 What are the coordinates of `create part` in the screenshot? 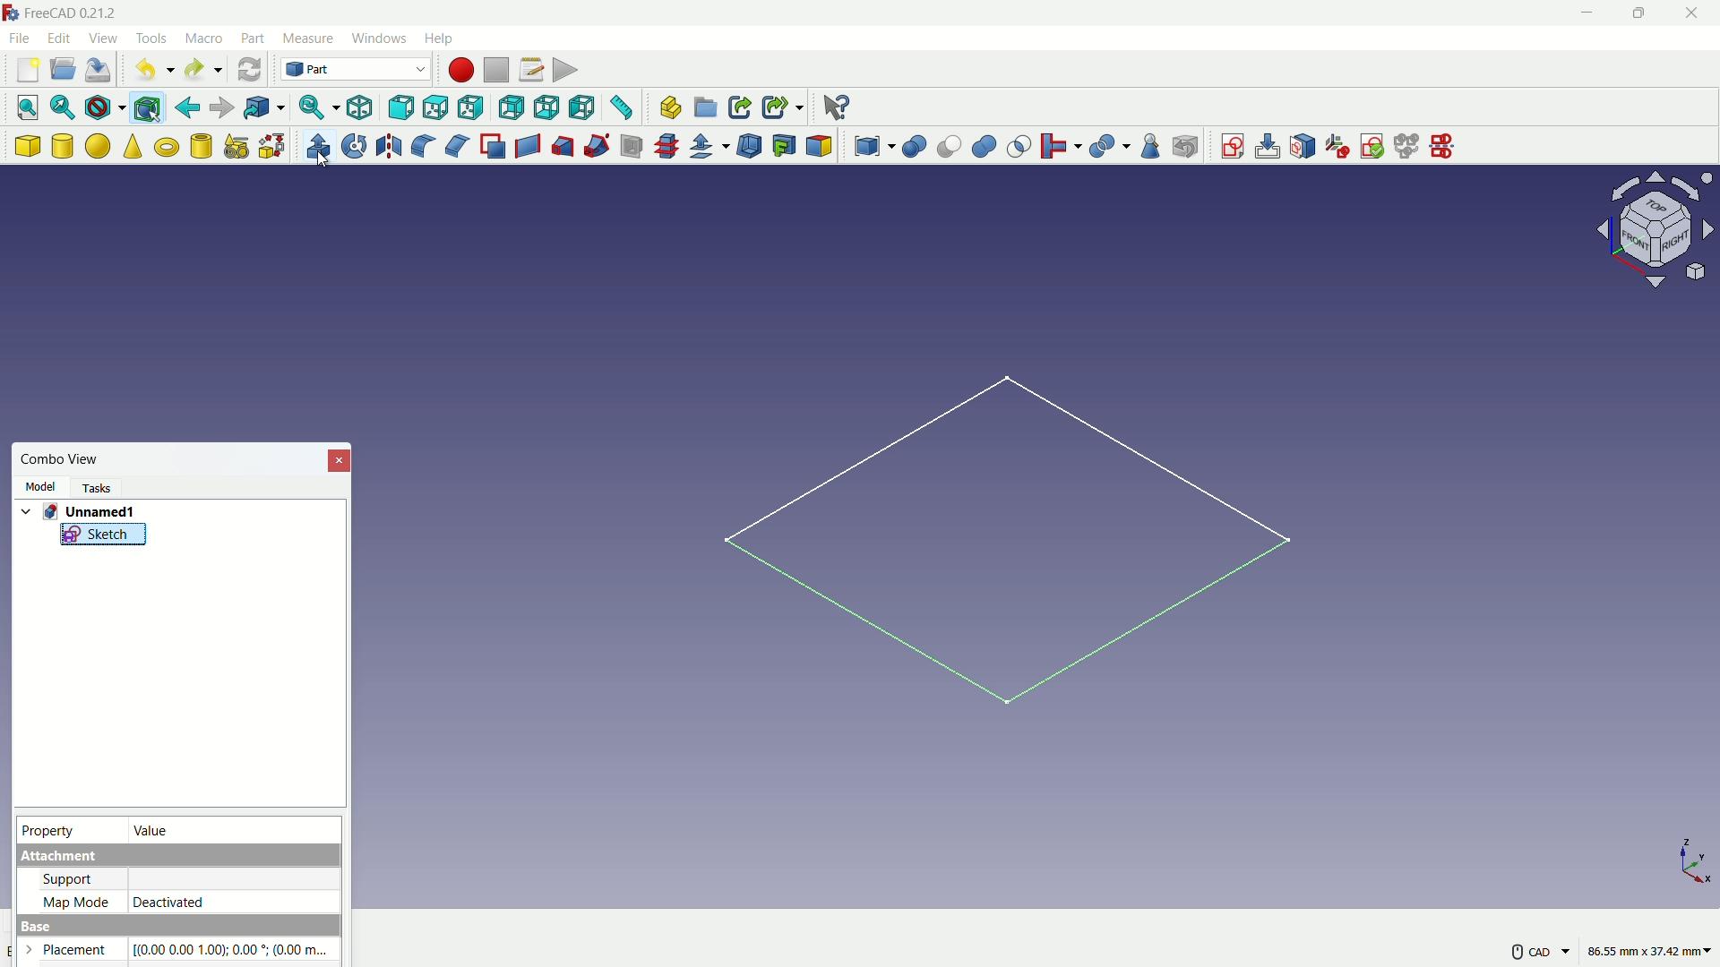 It's located at (671, 107).